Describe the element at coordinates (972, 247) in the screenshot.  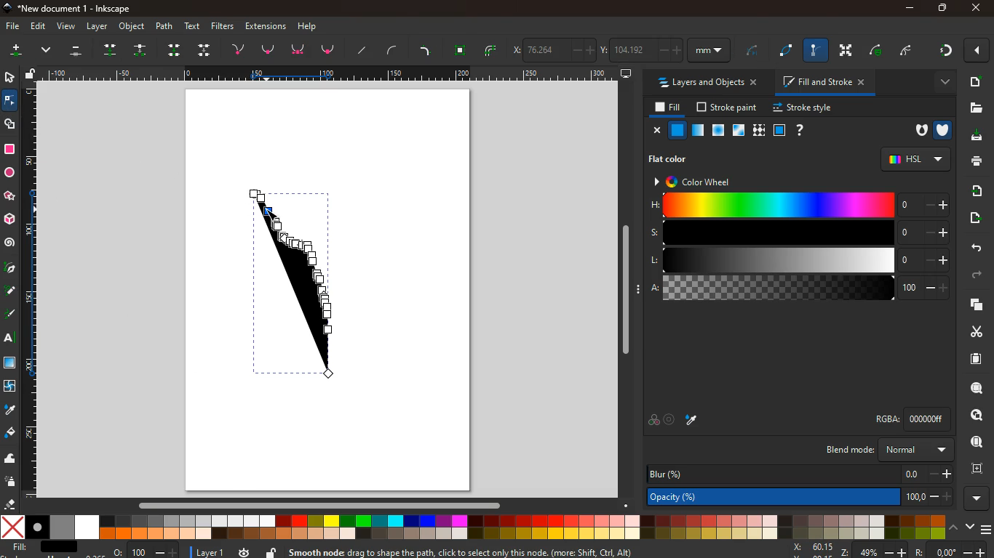
I see `back` at that location.